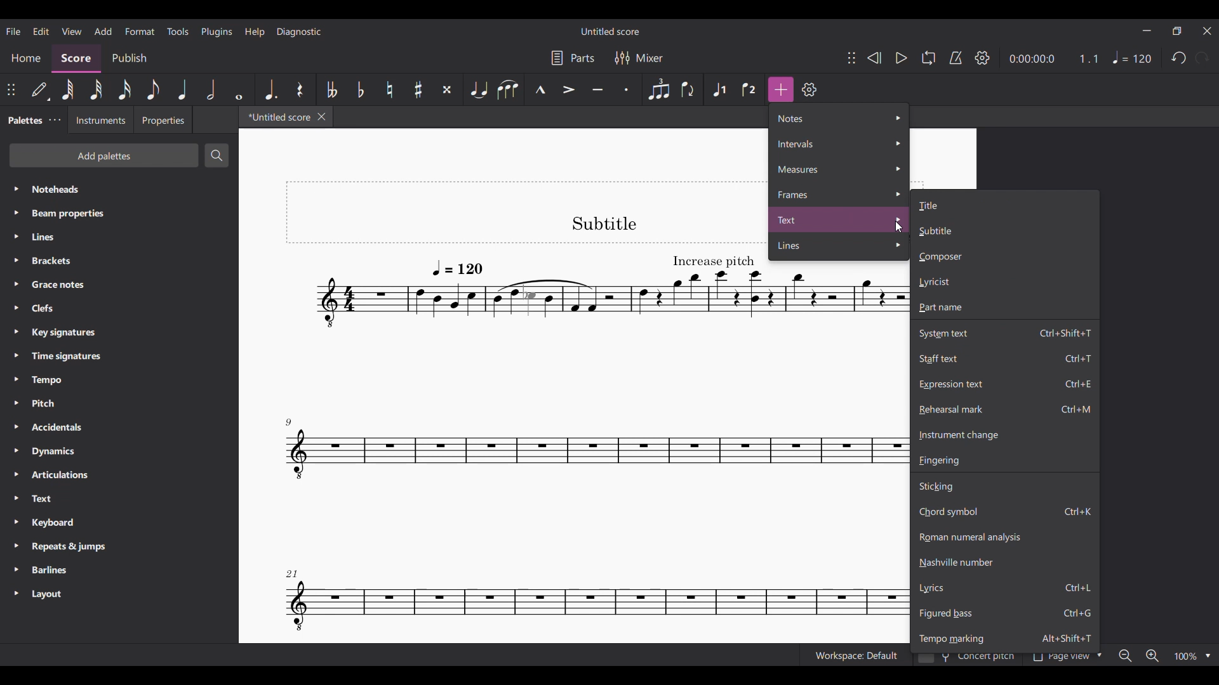 Image resolution: width=1219 pixels, height=685 pixels. I want to click on Change position, so click(852, 58).